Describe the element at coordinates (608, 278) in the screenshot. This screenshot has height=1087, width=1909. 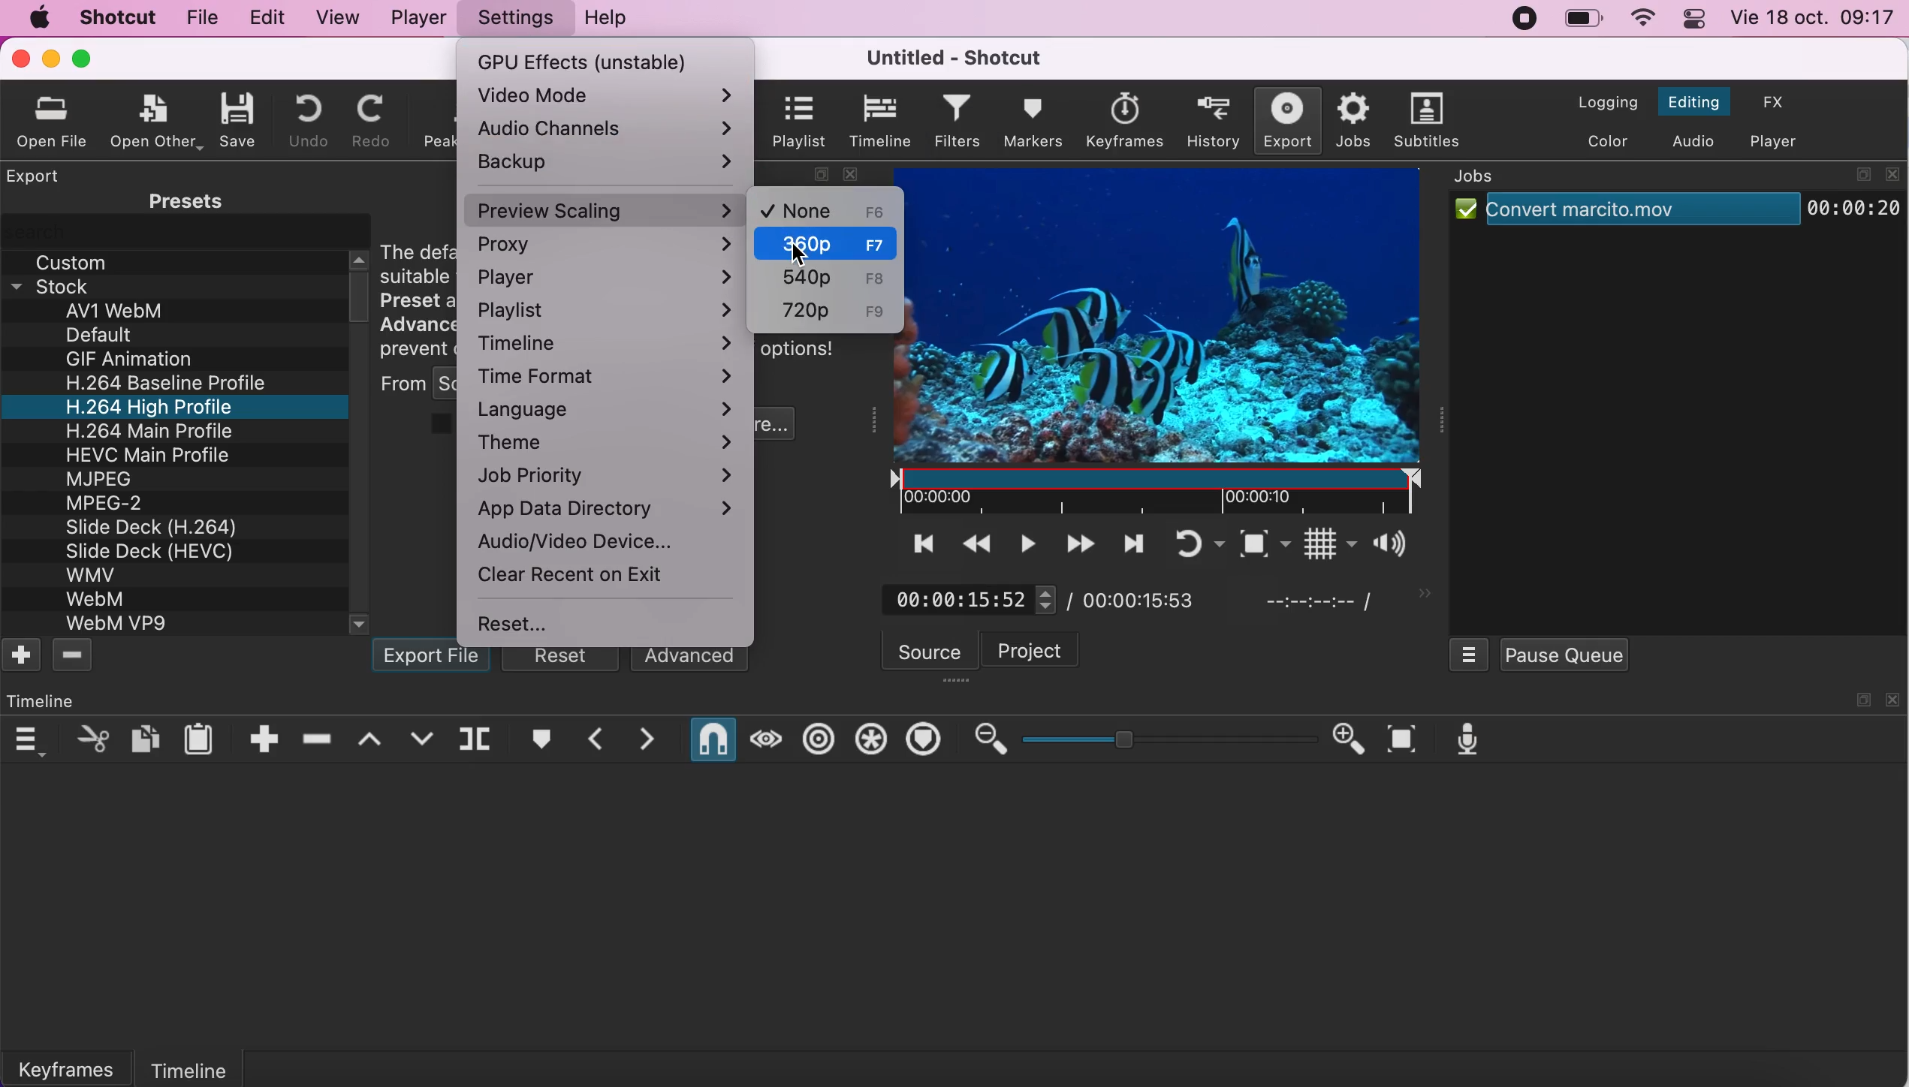
I see `player` at that location.